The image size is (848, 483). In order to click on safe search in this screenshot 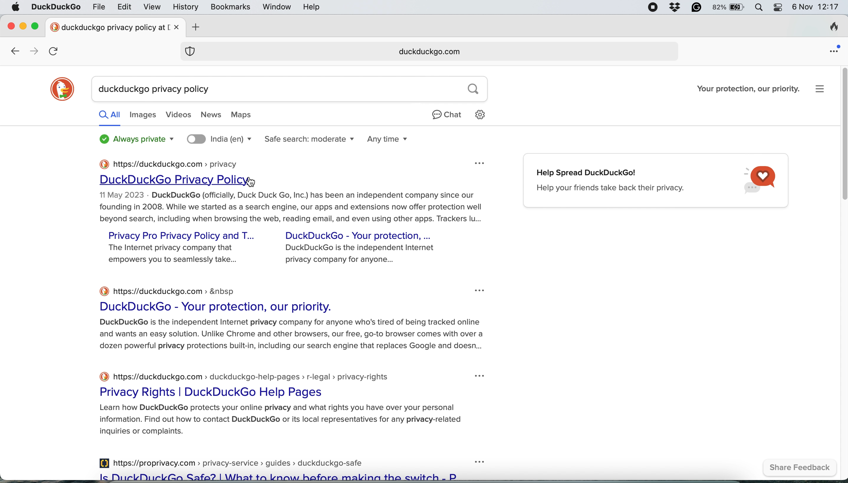, I will do `click(308, 139)`.